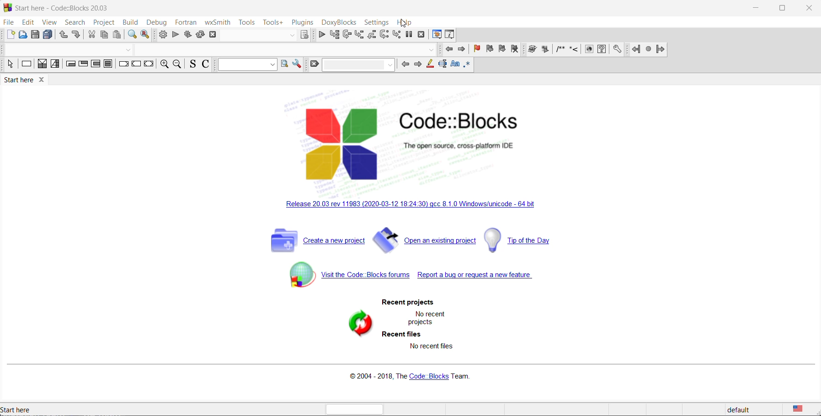 This screenshot has height=416, width=821. What do you see at coordinates (62, 8) in the screenshot?
I see `start here` at bounding box center [62, 8].